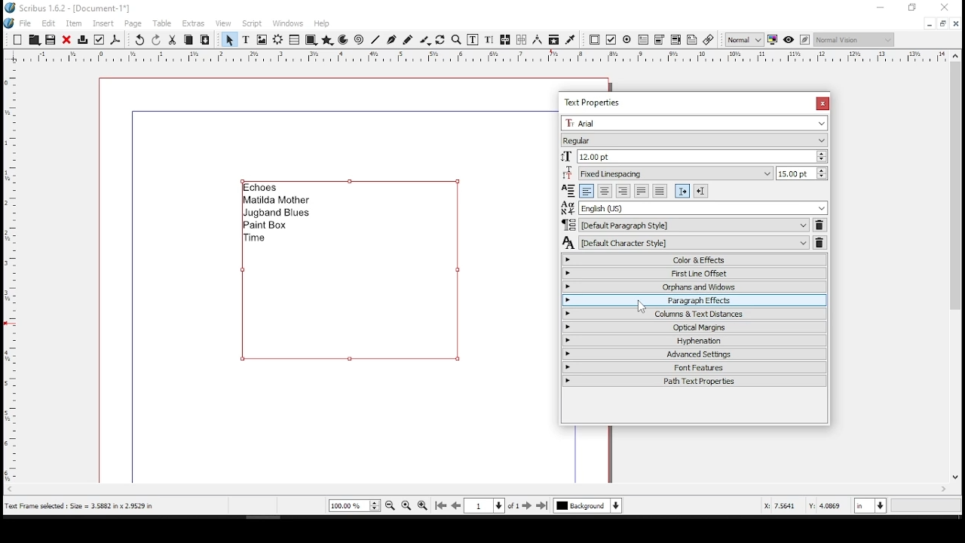 The image size is (965, 543). I want to click on paragraph style, so click(686, 225).